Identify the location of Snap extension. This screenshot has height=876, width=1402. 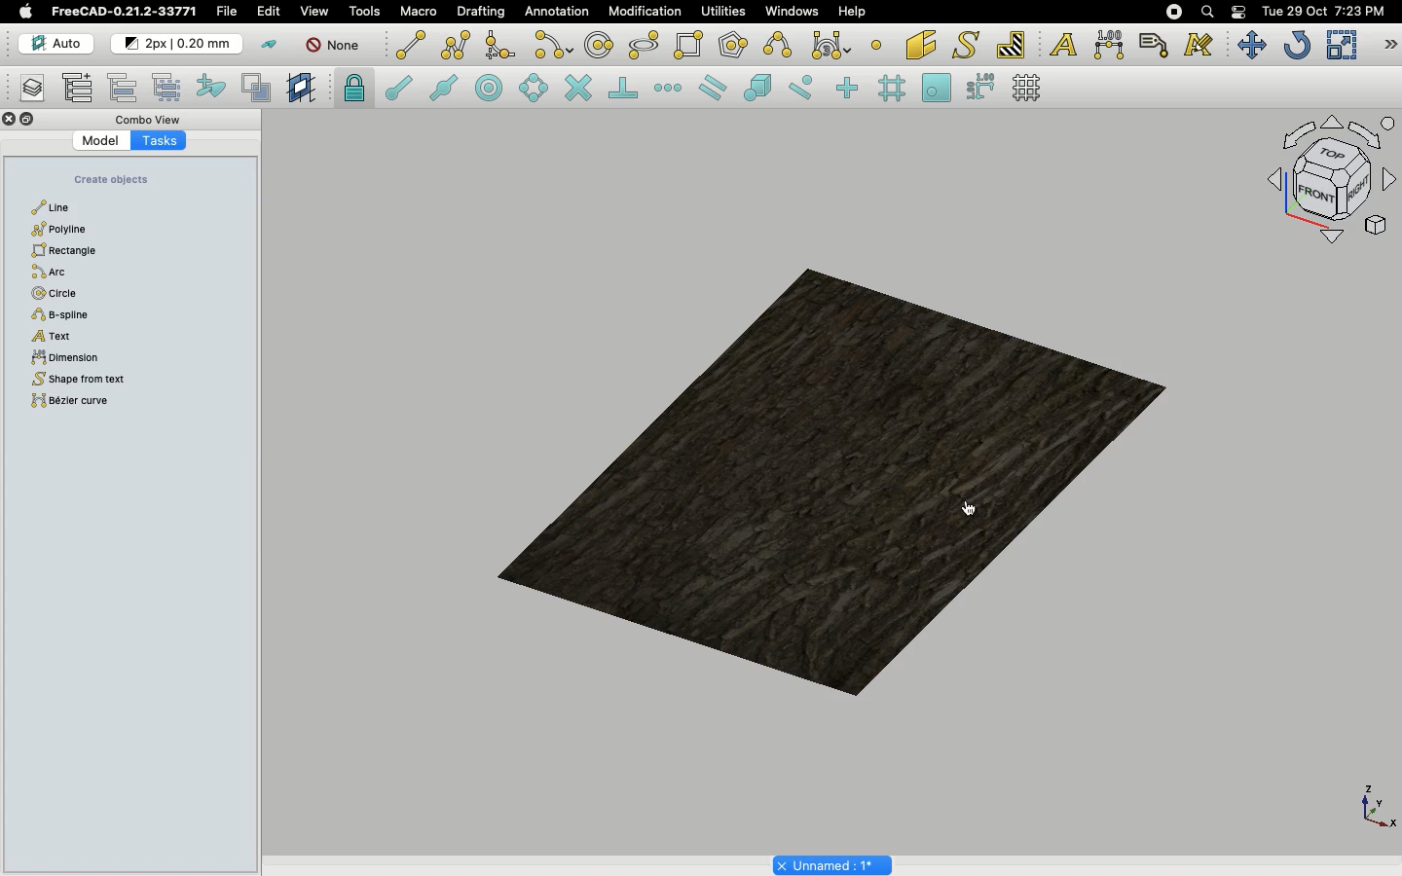
(668, 89).